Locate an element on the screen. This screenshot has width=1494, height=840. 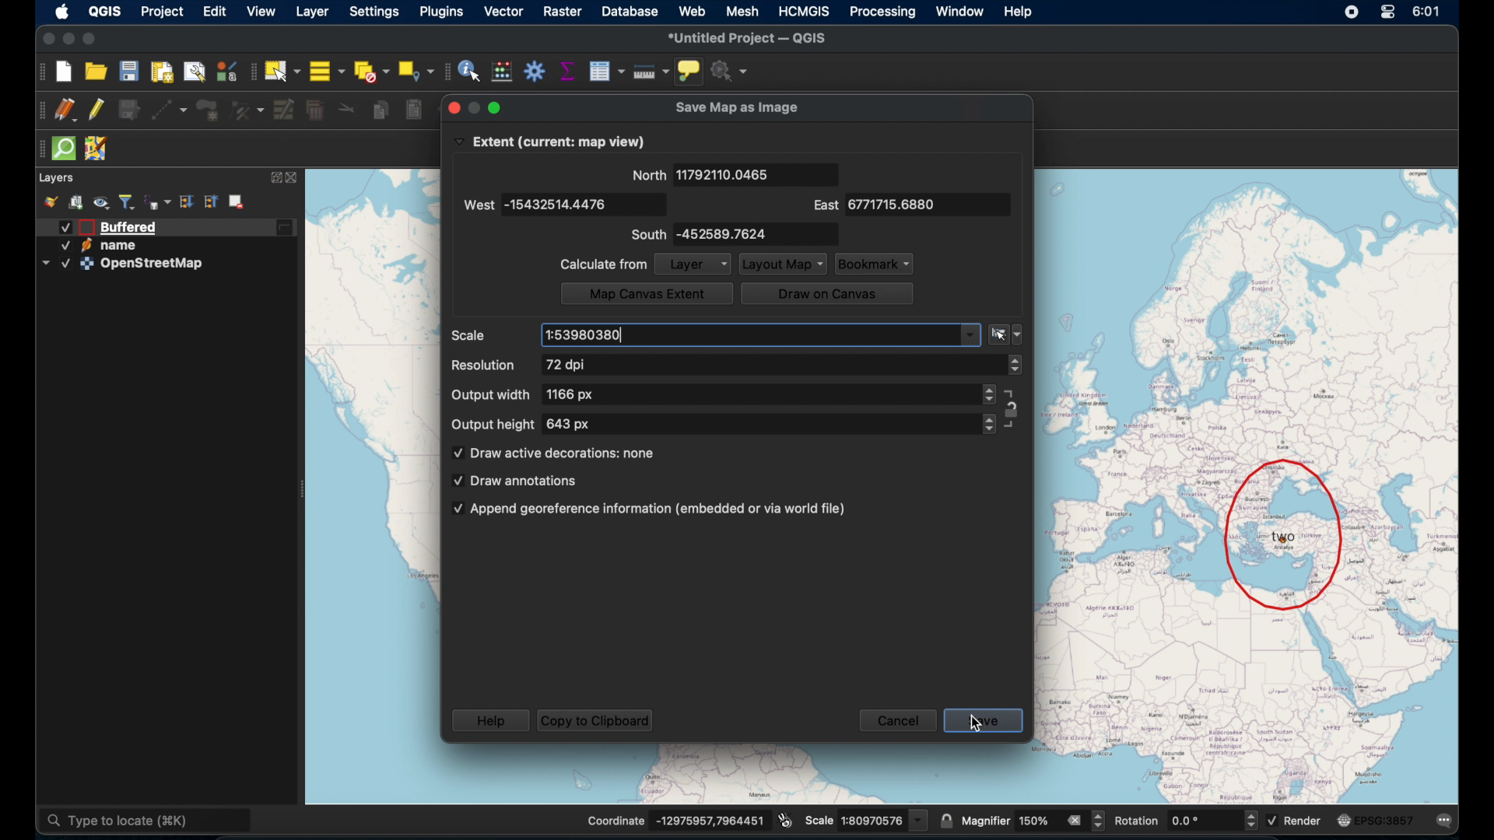
paste features is located at coordinates (413, 110).